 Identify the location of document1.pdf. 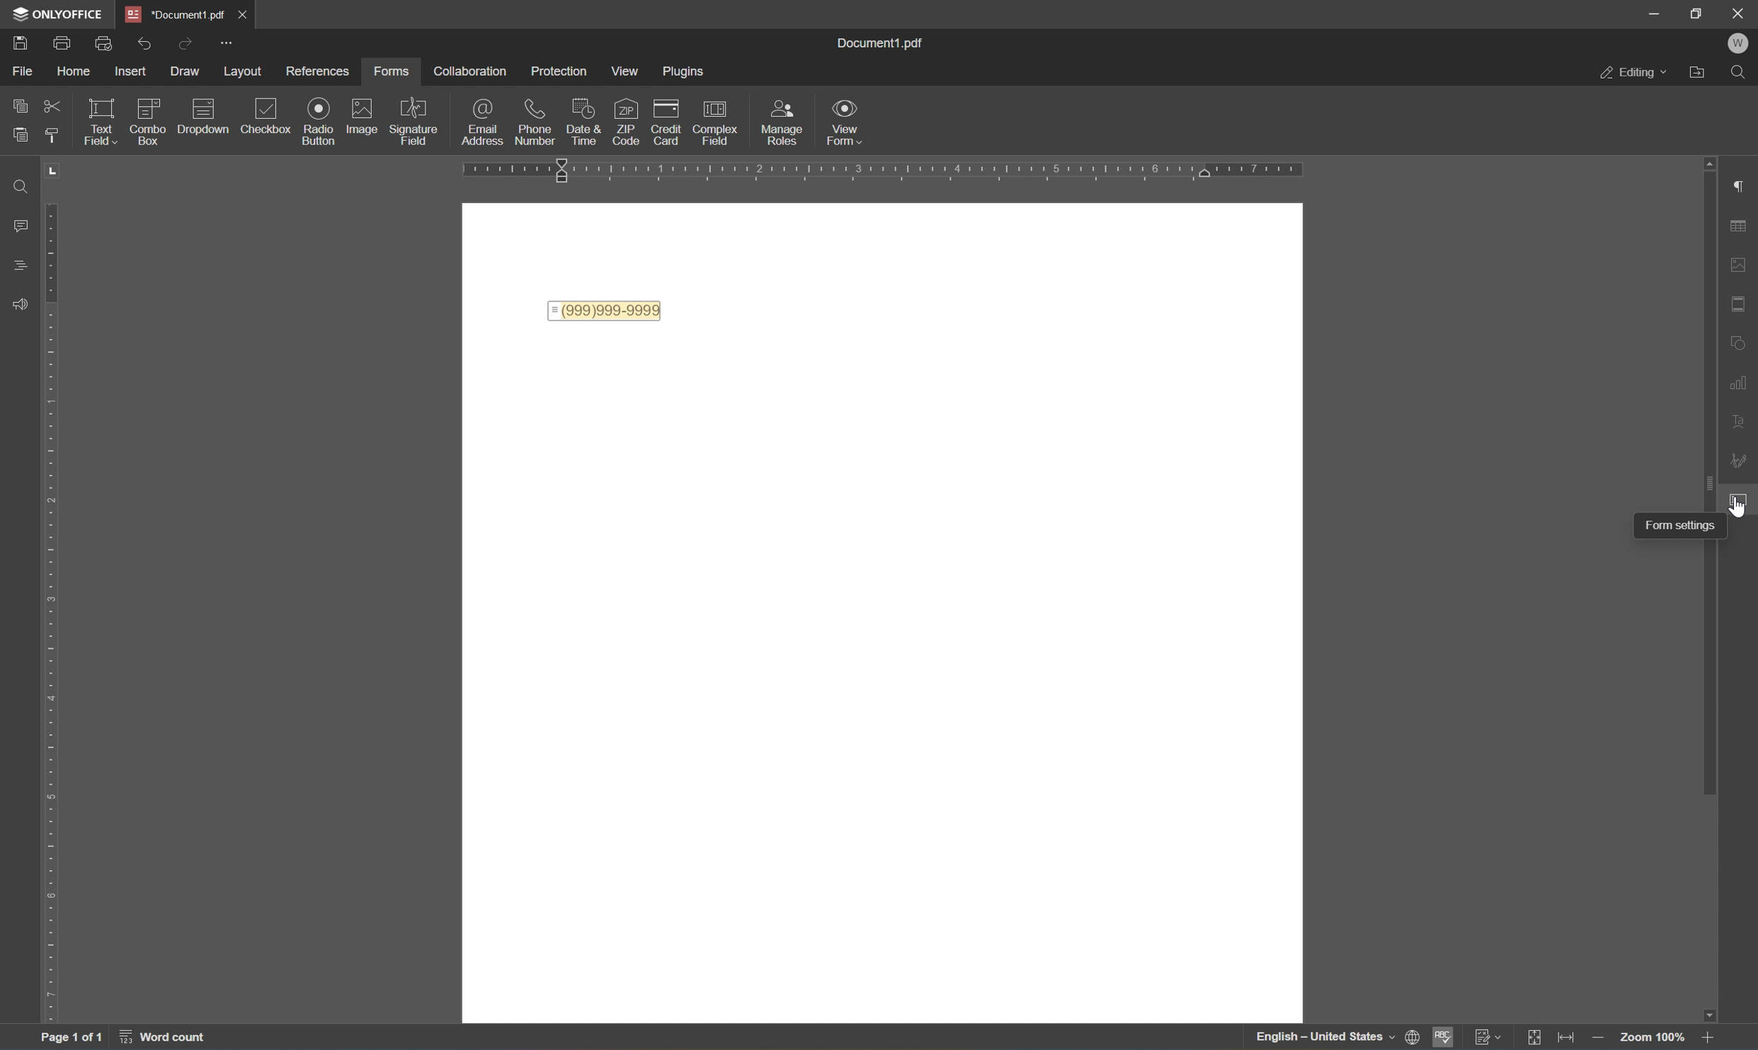
(886, 42).